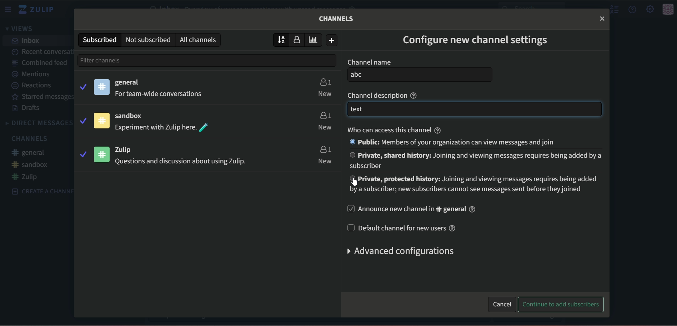  I want to click on #sandbox, so click(30, 164).